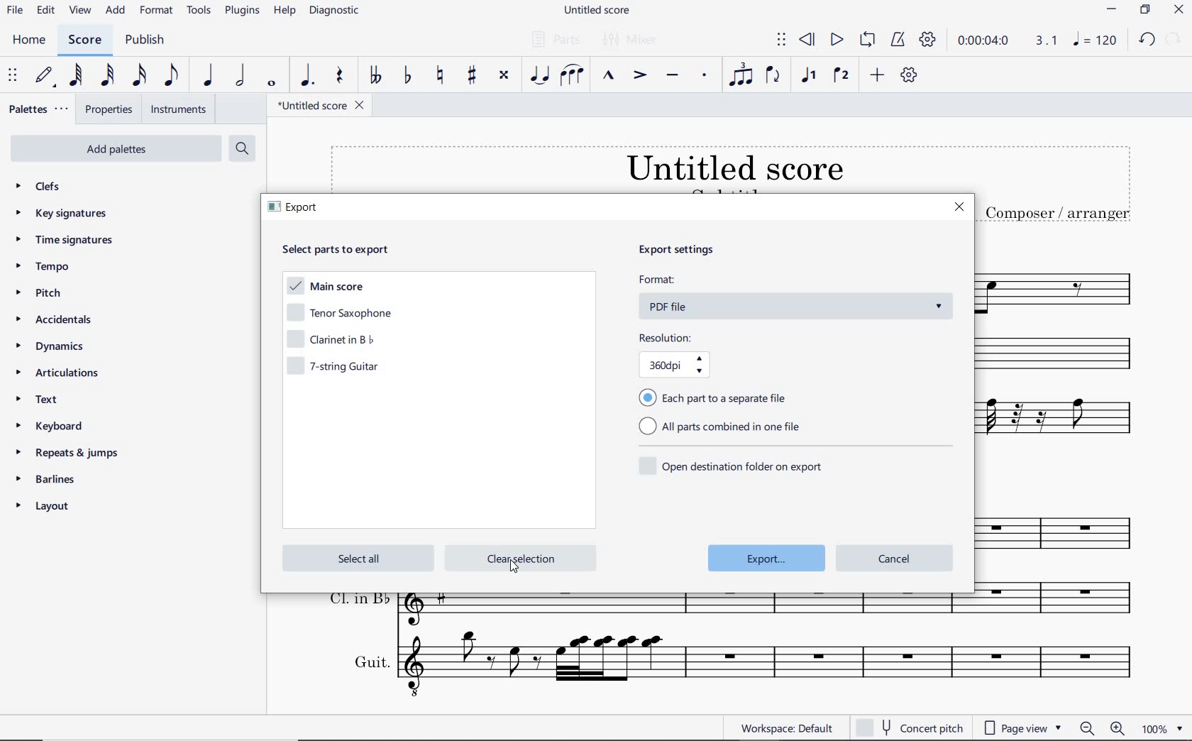  What do you see at coordinates (1161, 726) in the screenshot?
I see `zoom factor` at bounding box center [1161, 726].